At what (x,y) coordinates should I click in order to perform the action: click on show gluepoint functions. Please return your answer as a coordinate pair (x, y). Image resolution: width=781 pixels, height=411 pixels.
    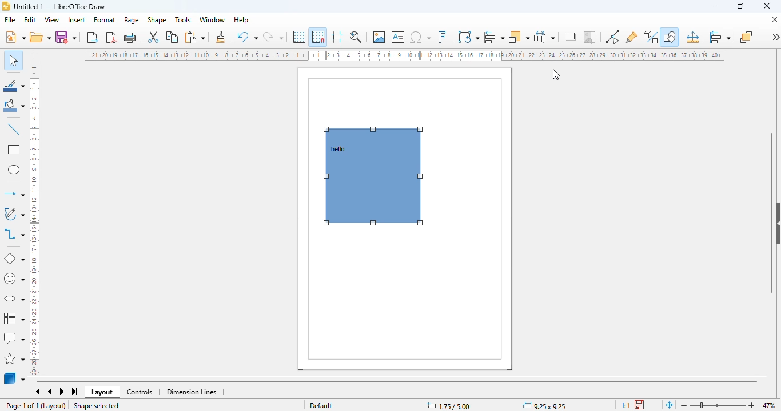
    Looking at the image, I should click on (632, 37).